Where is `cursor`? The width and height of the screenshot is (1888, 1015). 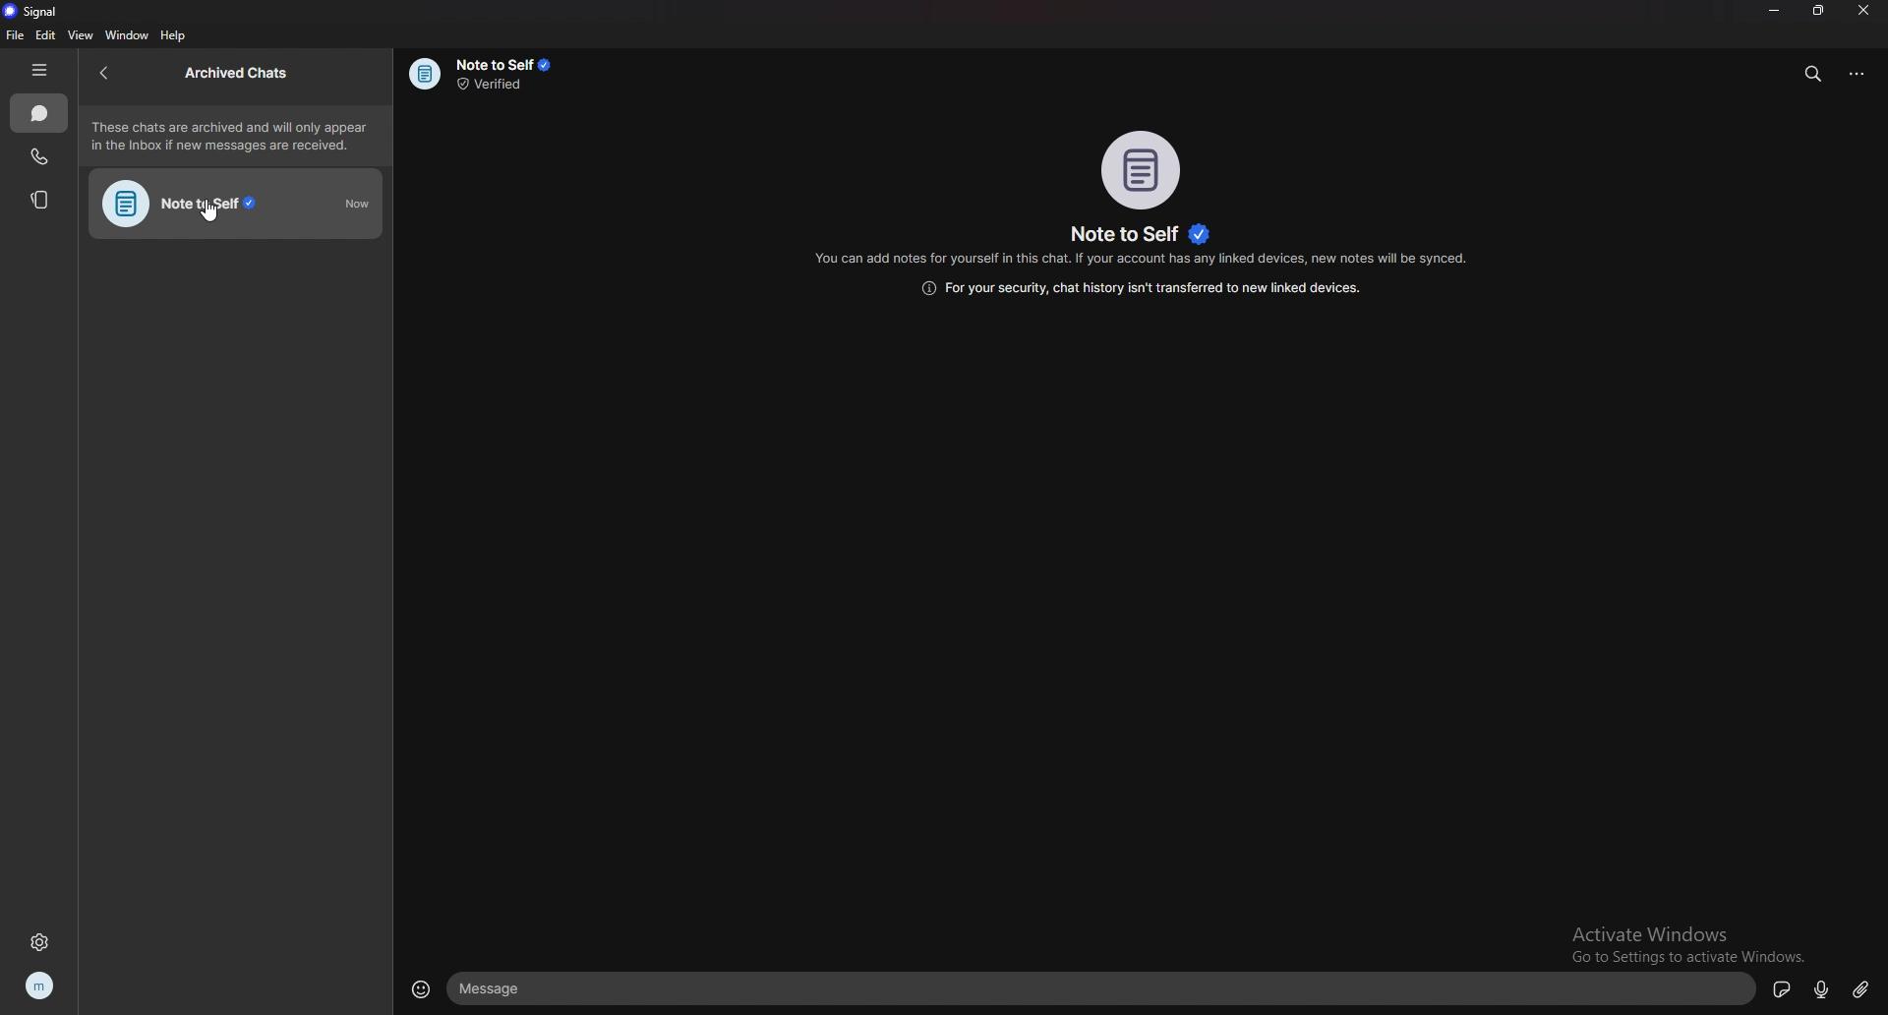 cursor is located at coordinates (213, 214).